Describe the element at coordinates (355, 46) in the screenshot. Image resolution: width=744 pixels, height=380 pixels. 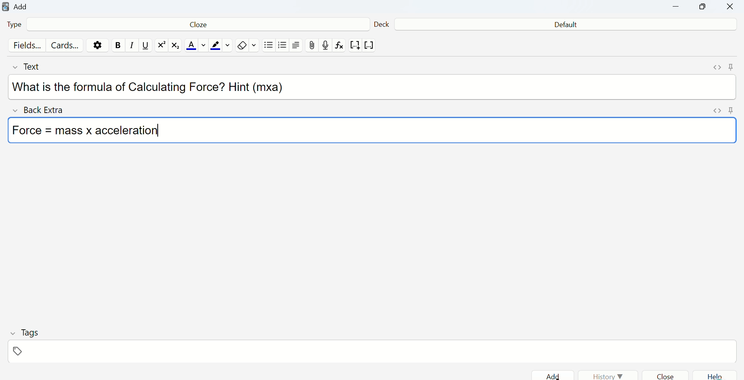
I see `notation` at that location.